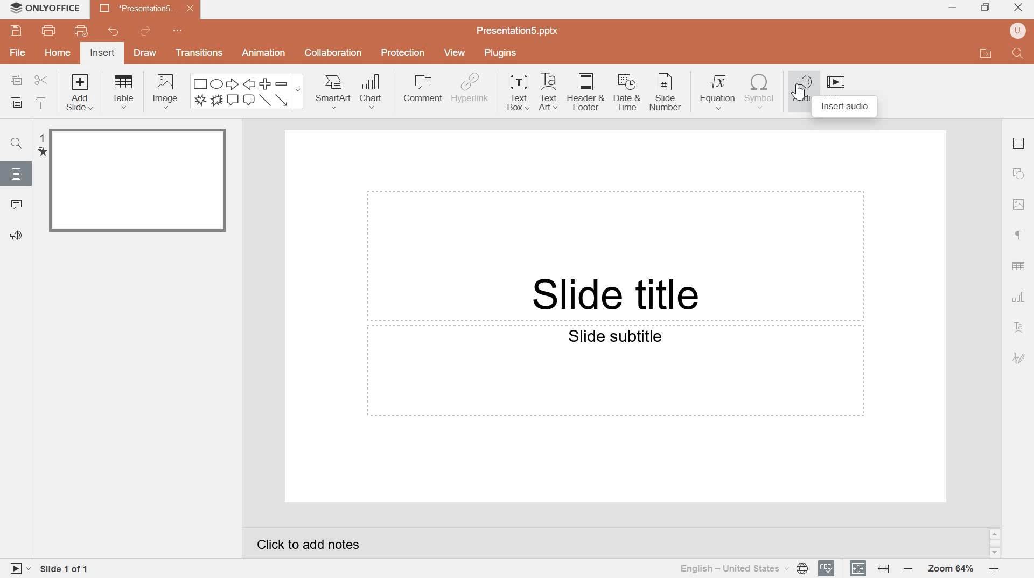 This screenshot has height=578, width=1034. I want to click on Chart, so click(374, 93).